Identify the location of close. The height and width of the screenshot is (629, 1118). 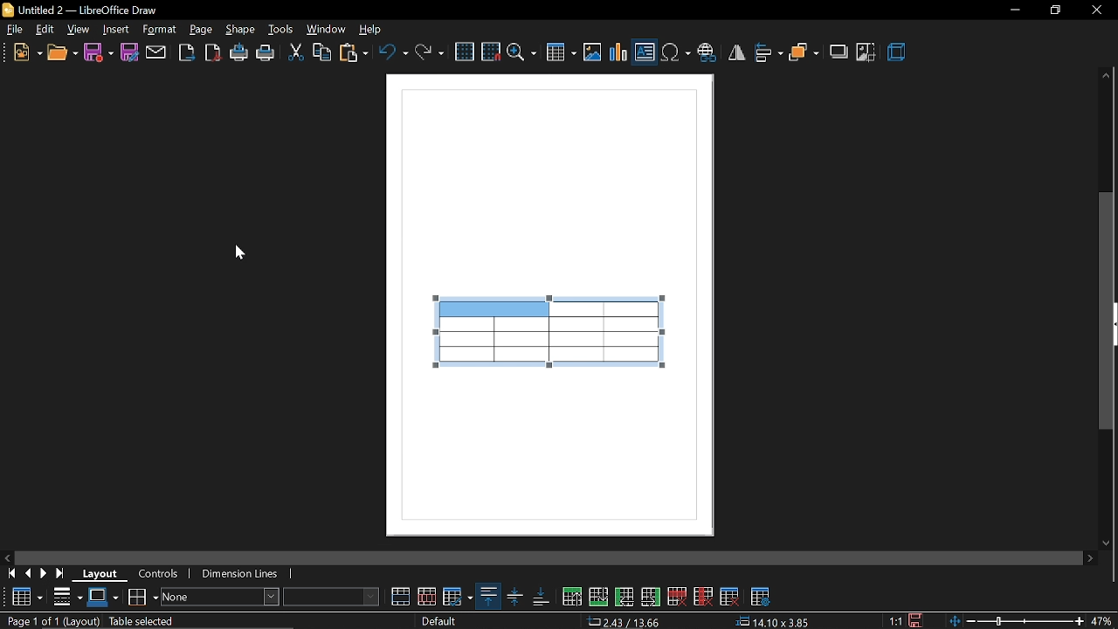
(1095, 12).